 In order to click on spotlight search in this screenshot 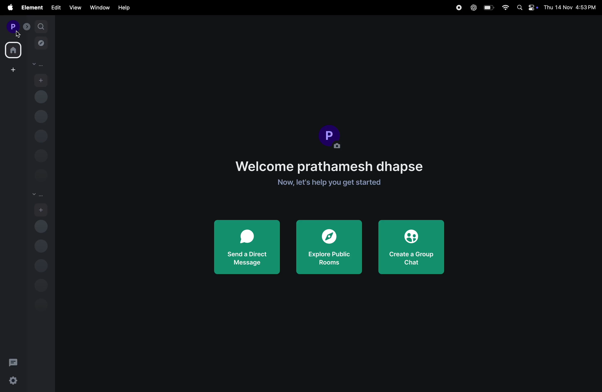, I will do `click(518, 7)`.